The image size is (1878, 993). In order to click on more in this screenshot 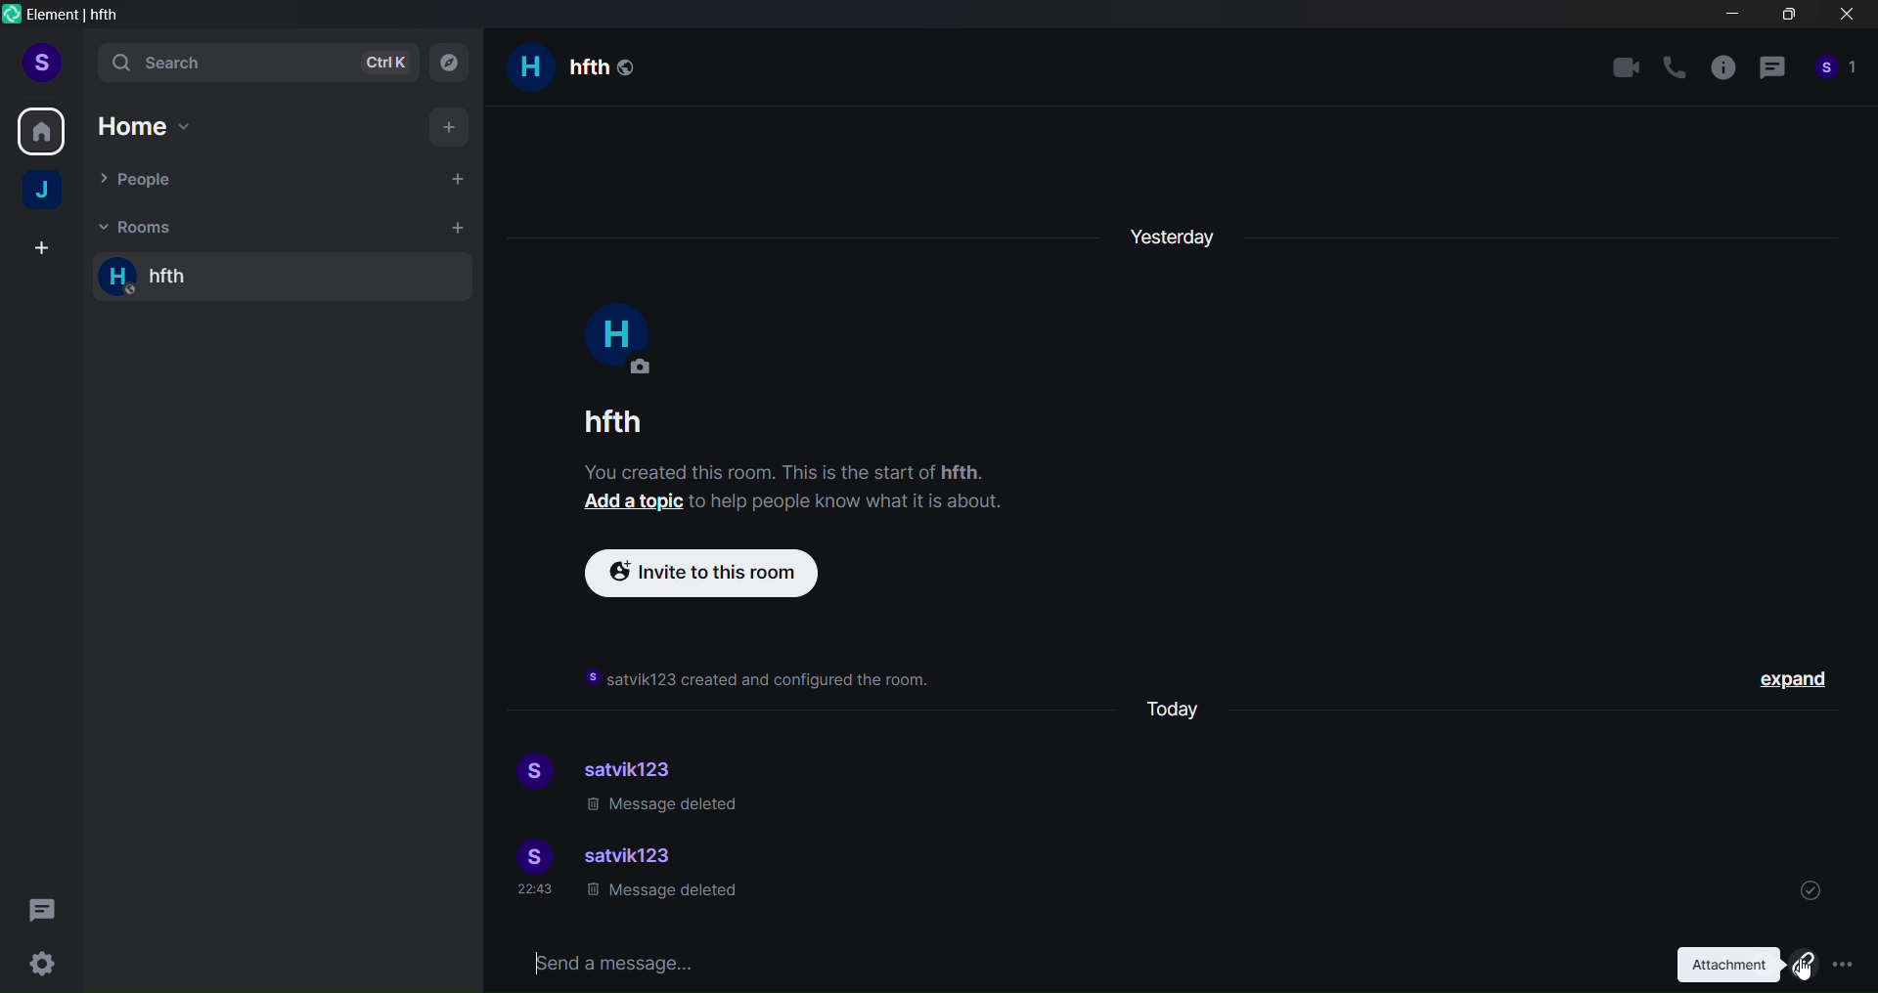, I will do `click(1844, 965)`.